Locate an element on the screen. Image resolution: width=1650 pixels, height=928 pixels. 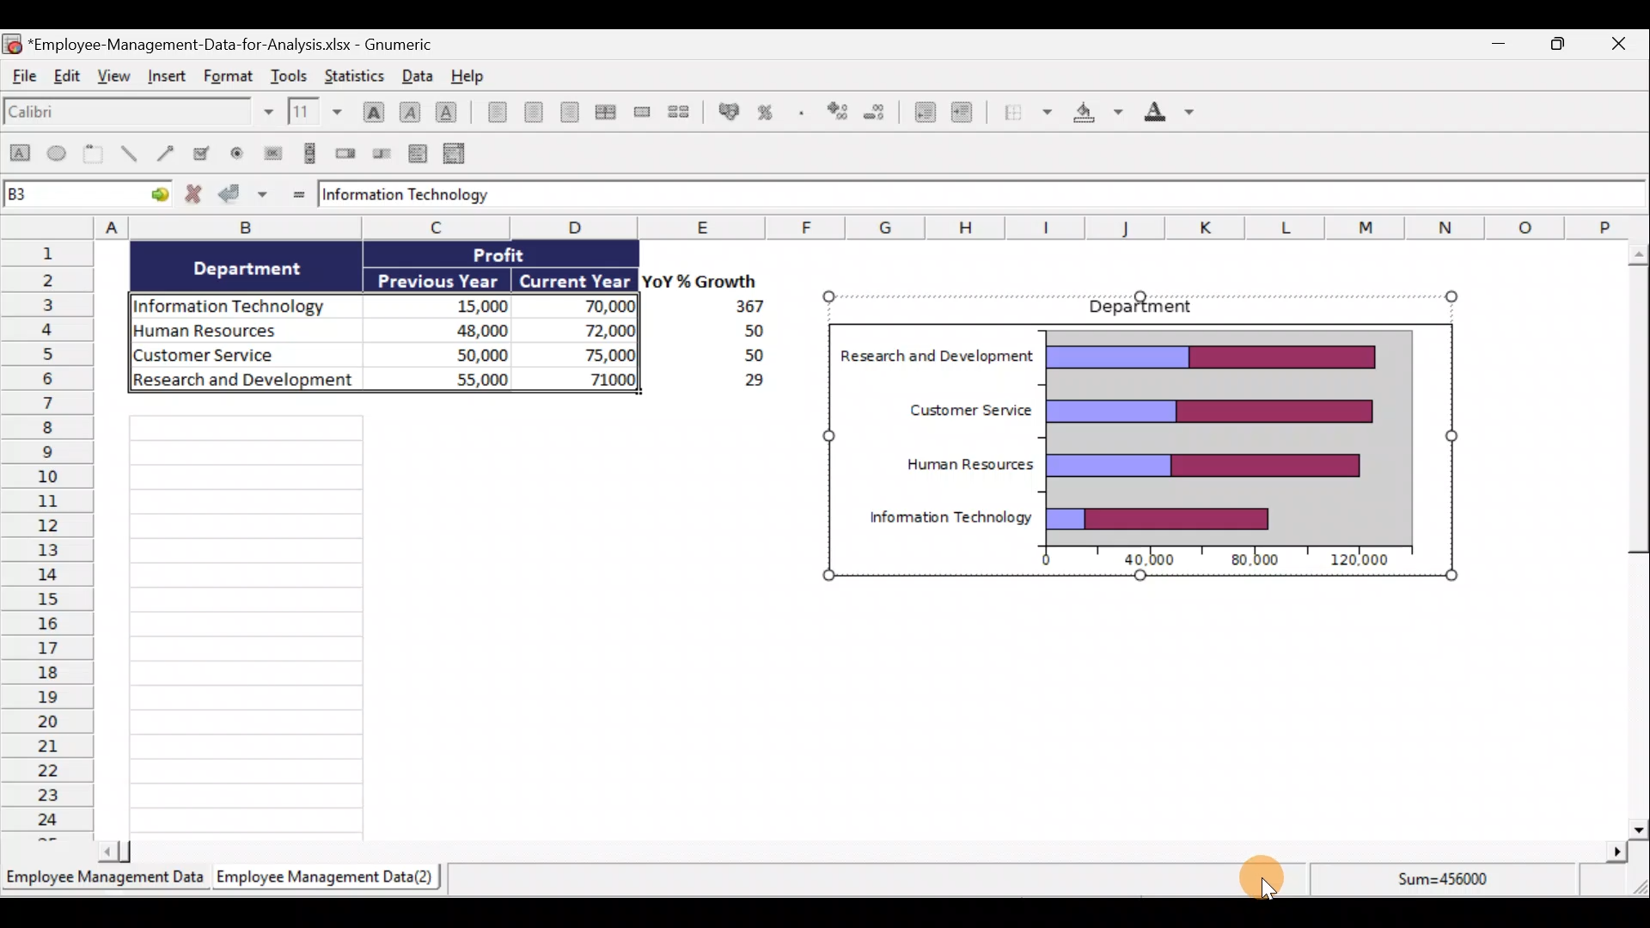
Create a radio button is located at coordinates (236, 154).